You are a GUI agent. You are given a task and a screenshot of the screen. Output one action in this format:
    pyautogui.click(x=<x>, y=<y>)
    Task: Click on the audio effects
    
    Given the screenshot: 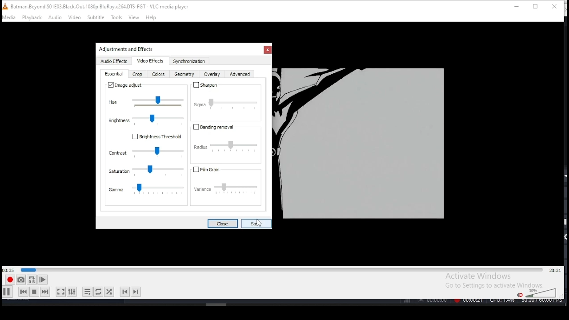 What is the action you would take?
    pyautogui.click(x=115, y=62)
    